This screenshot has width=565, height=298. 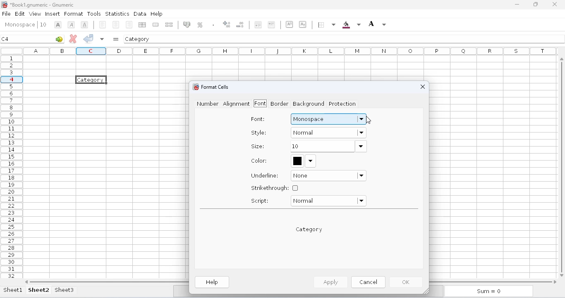 I want to click on decrease the number of decimals displayed, so click(x=240, y=24).